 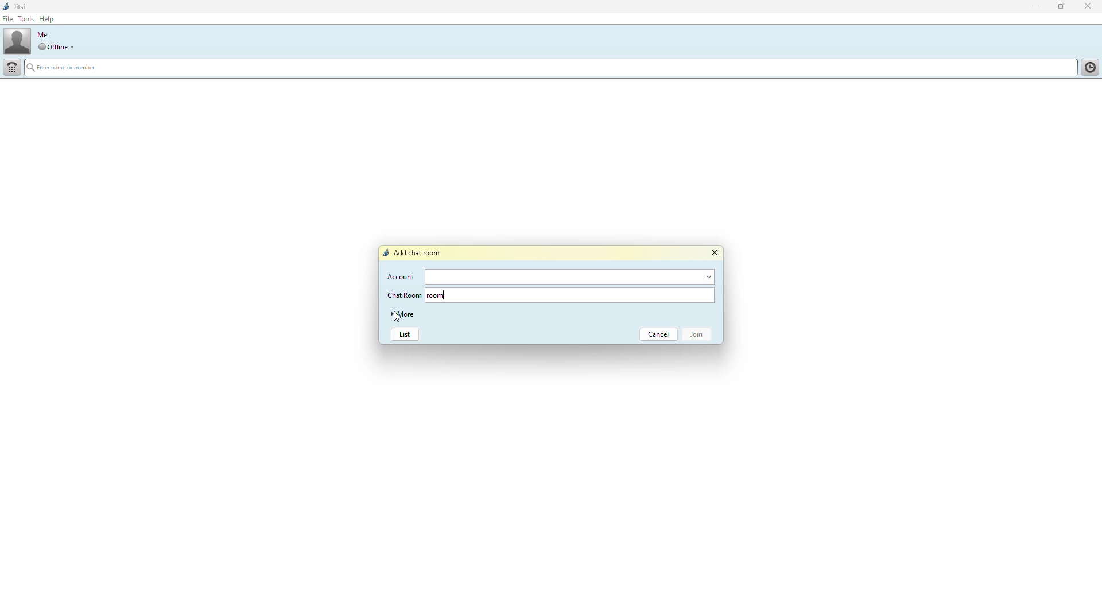 What do you see at coordinates (16, 6) in the screenshot?
I see `jitsi` at bounding box center [16, 6].